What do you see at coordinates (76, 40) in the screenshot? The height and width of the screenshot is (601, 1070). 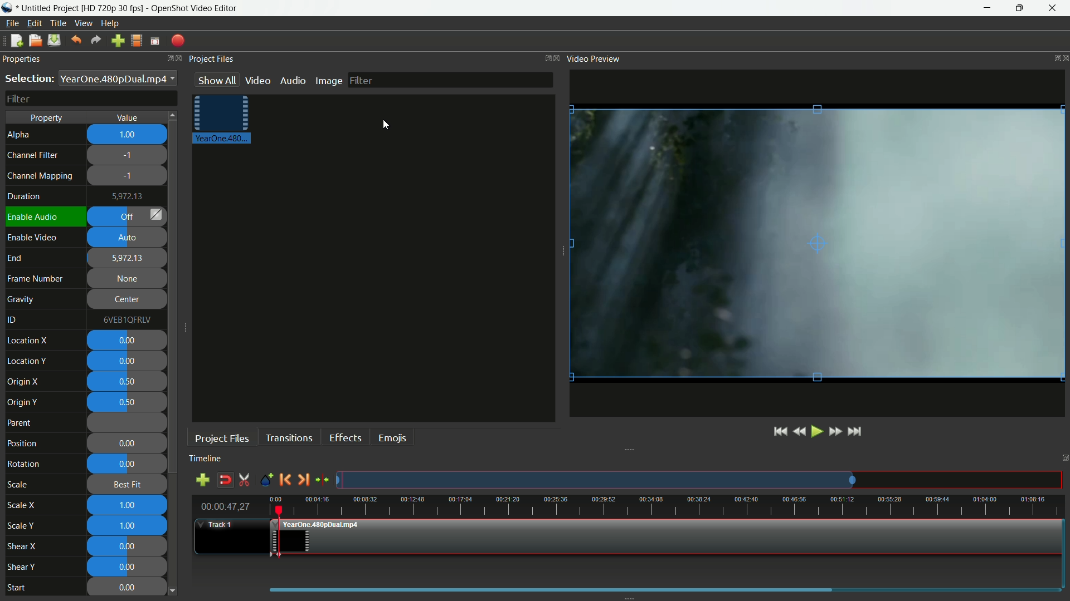 I see `undo` at bounding box center [76, 40].